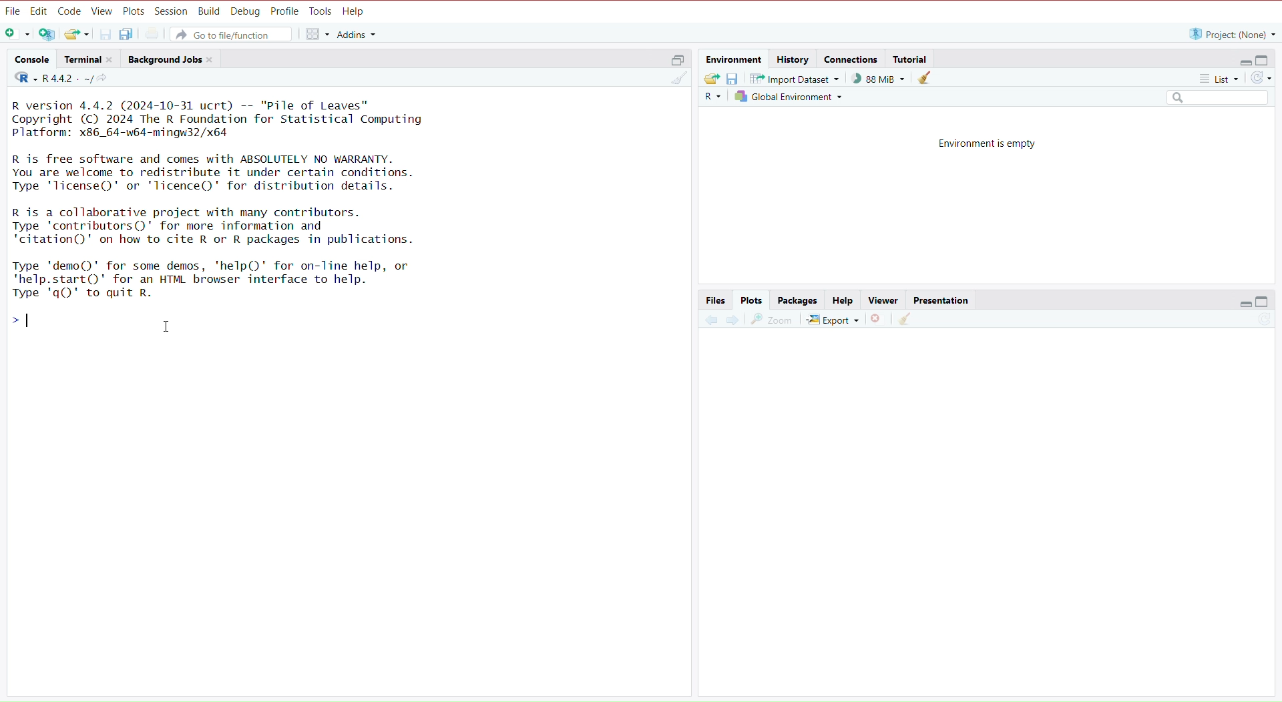 The width and height of the screenshot is (1282, 702). I want to click on R, so click(711, 96).